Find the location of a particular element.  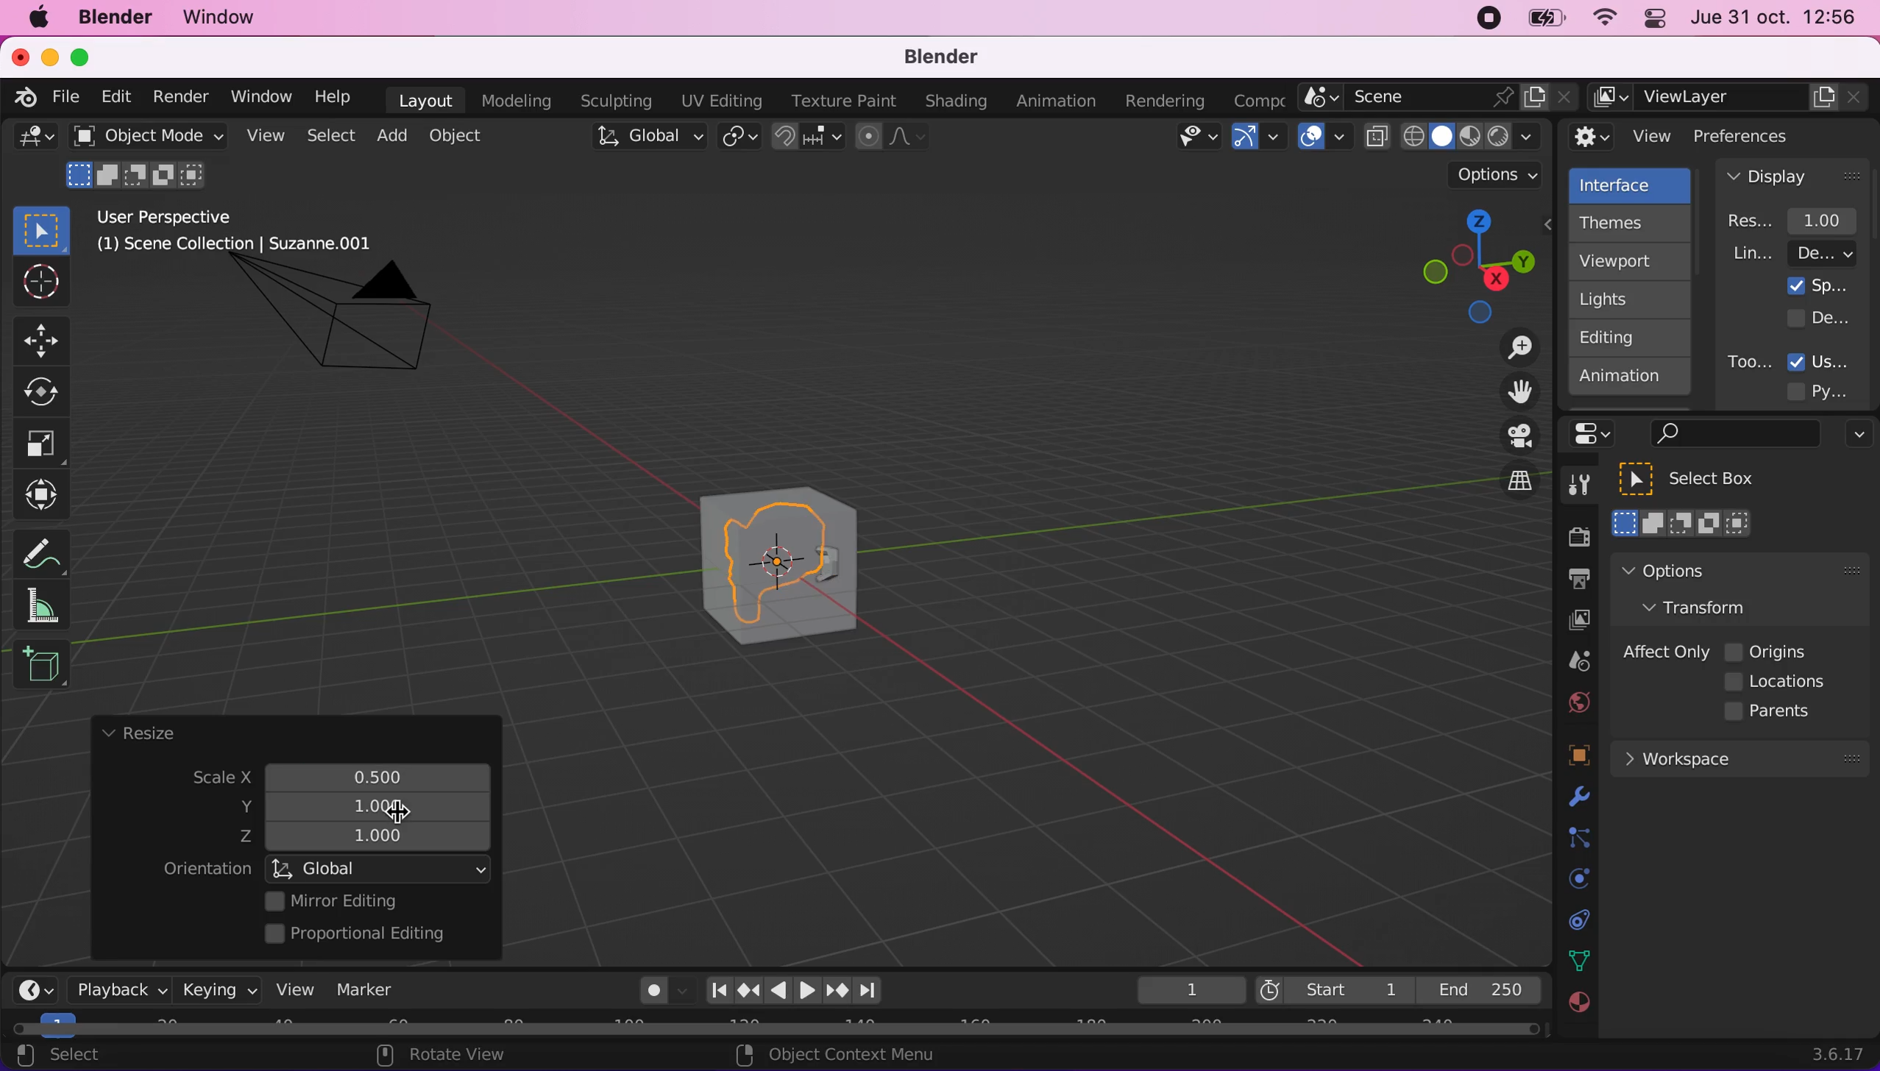

animation is located at coordinates (1631, 381).